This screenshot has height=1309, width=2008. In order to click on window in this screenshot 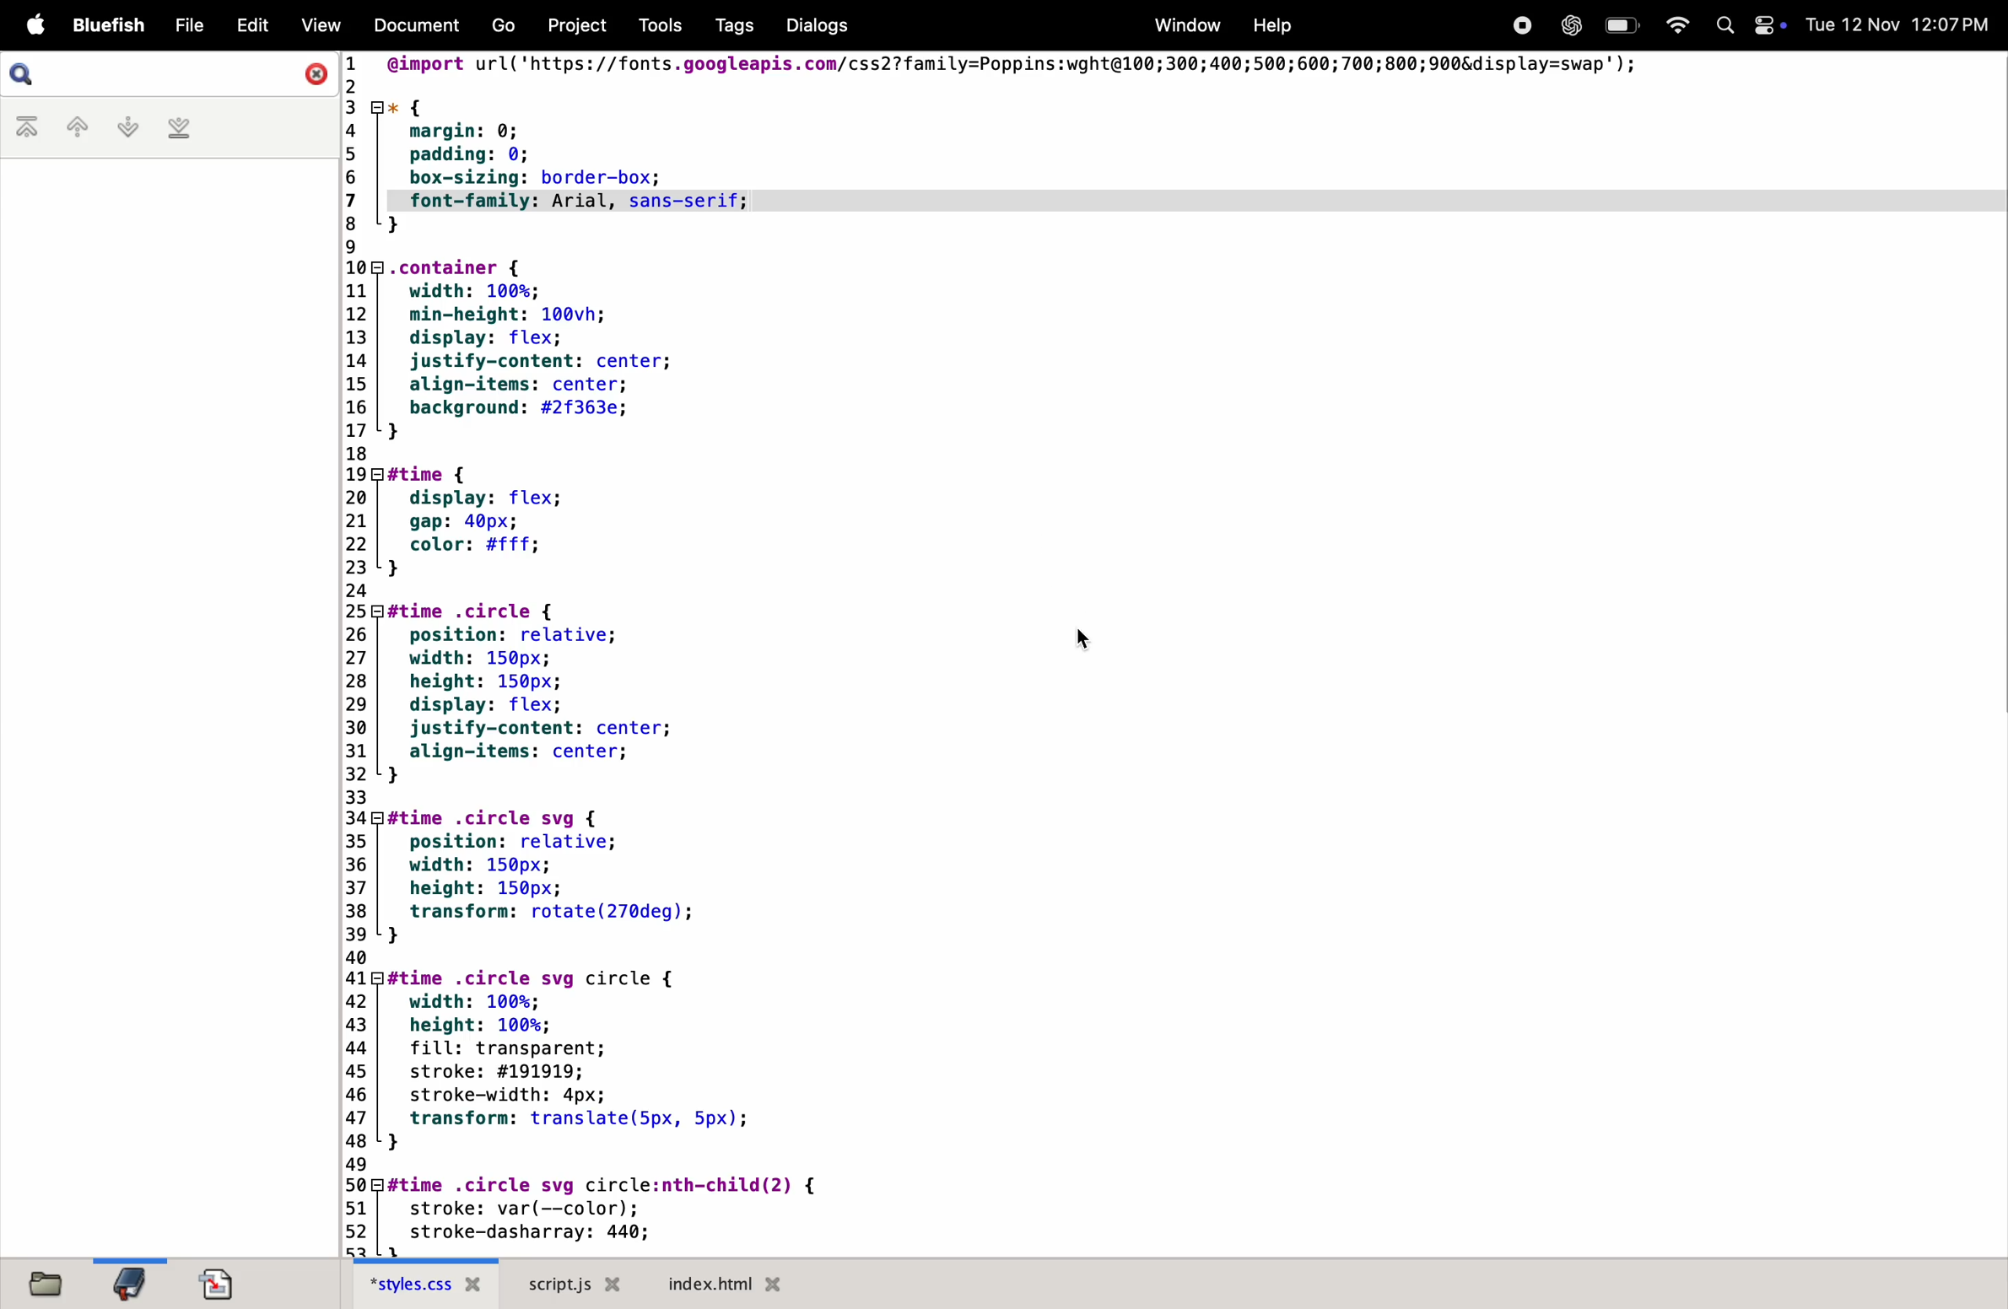, I will do `click(1184, 24)`.